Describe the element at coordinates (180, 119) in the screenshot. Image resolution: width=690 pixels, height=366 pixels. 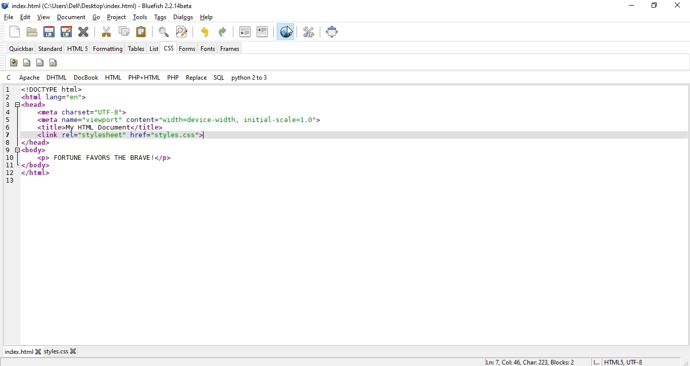
I see `<meta name="viewport" content="width=device-width. i1nitial-scale=1.0">` at that location.